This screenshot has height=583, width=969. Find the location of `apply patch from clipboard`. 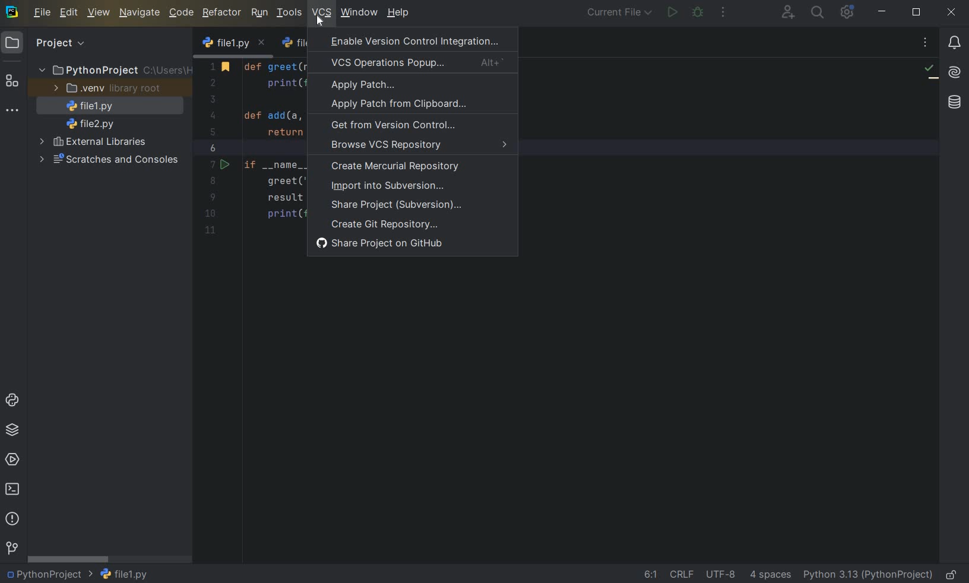

apply patch from clipboard is located at coordinates (407, 106).